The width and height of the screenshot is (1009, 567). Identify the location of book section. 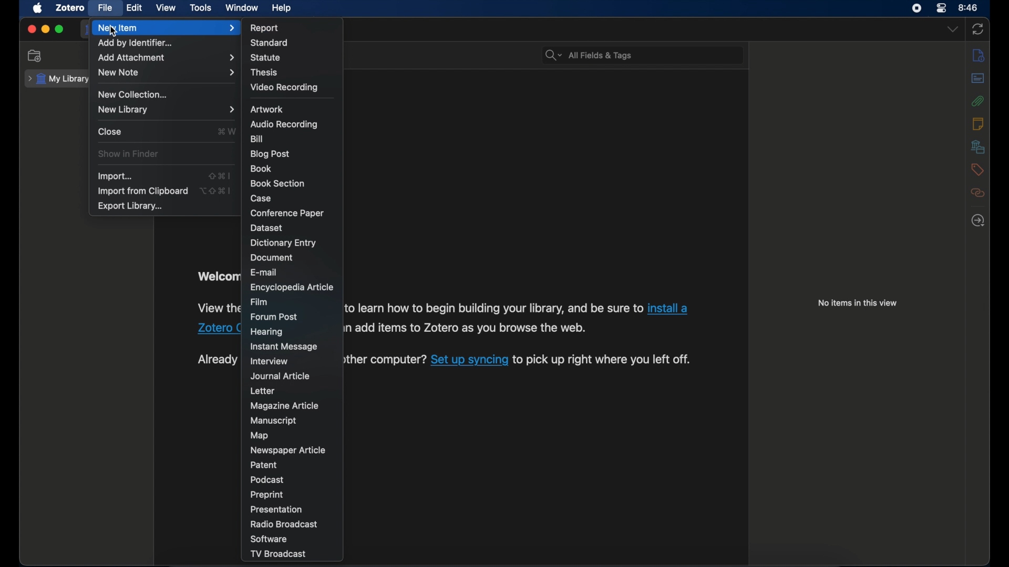
(278, 184).